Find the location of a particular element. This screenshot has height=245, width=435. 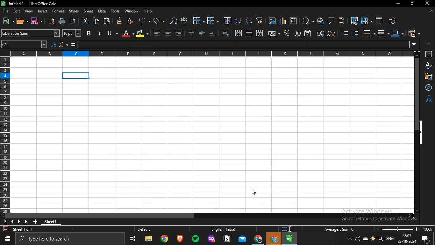

volume is located at coordinates (358, 239).